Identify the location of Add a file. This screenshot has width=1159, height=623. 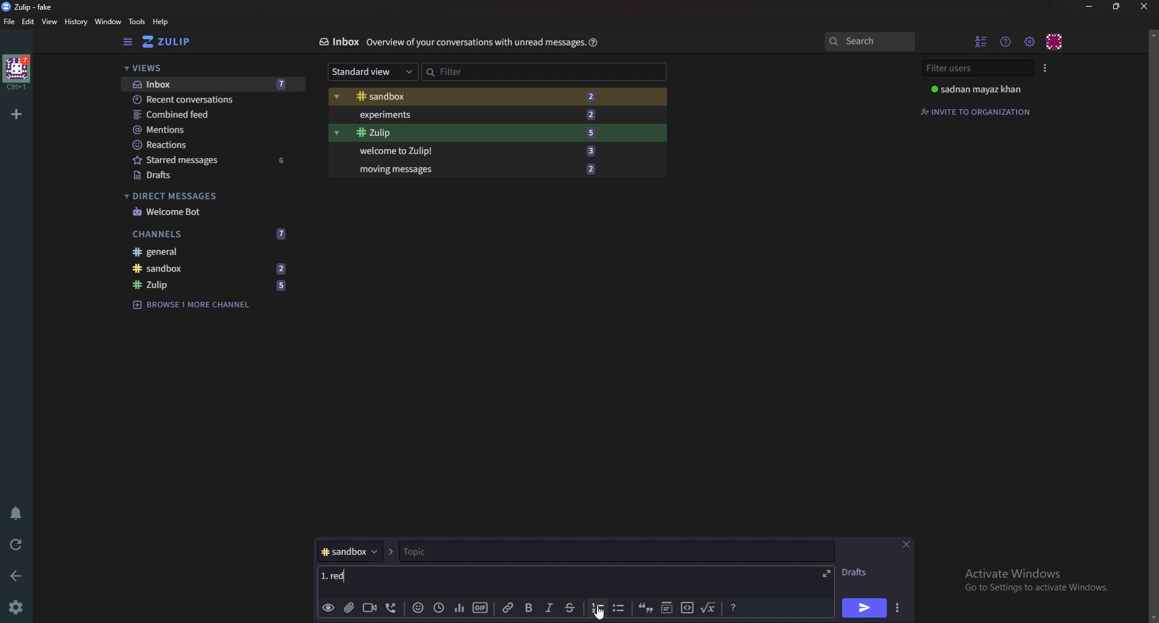
(348, 609).